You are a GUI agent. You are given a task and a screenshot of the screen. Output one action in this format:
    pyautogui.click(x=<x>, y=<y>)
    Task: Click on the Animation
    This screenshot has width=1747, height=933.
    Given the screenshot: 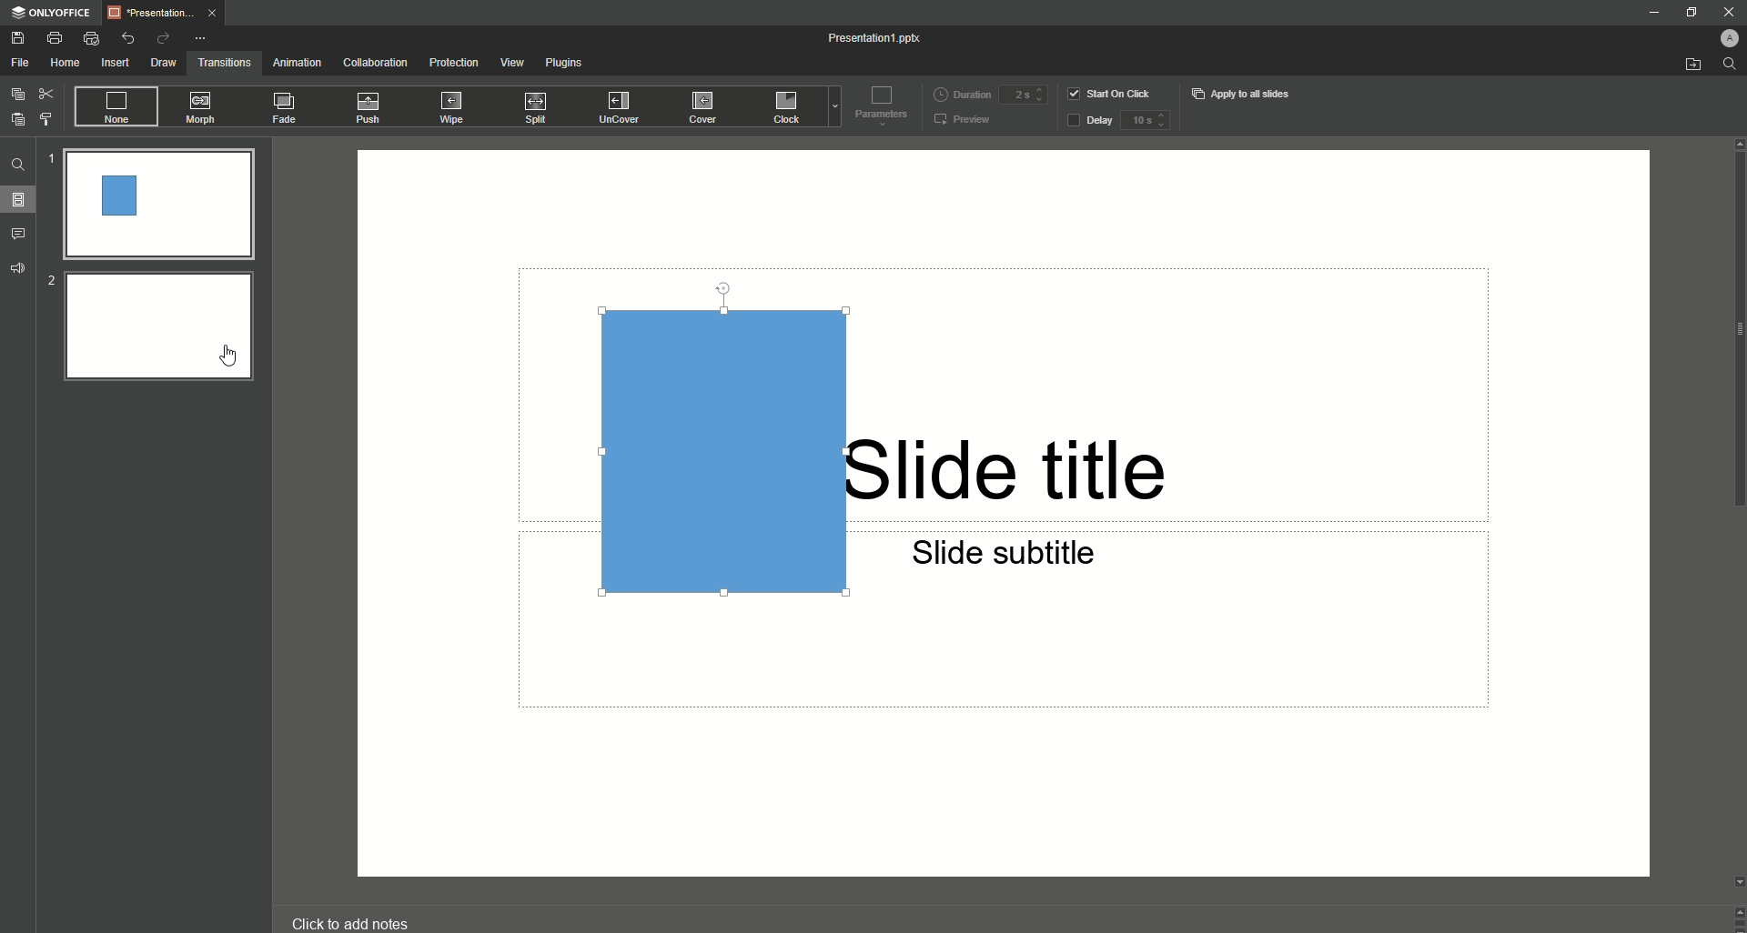 What is the action you would take?
    pyautogui.click(x=298, y=62)
    